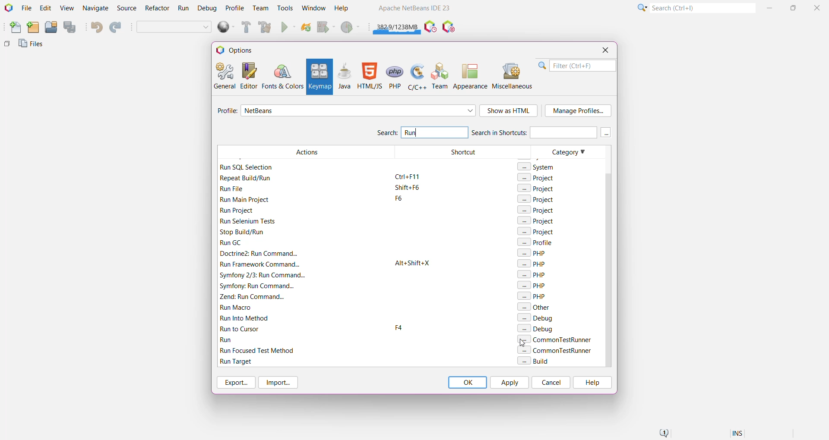 This screenshot has width=829, height=440. I want to click on Application name and Version, so click(413, 9).